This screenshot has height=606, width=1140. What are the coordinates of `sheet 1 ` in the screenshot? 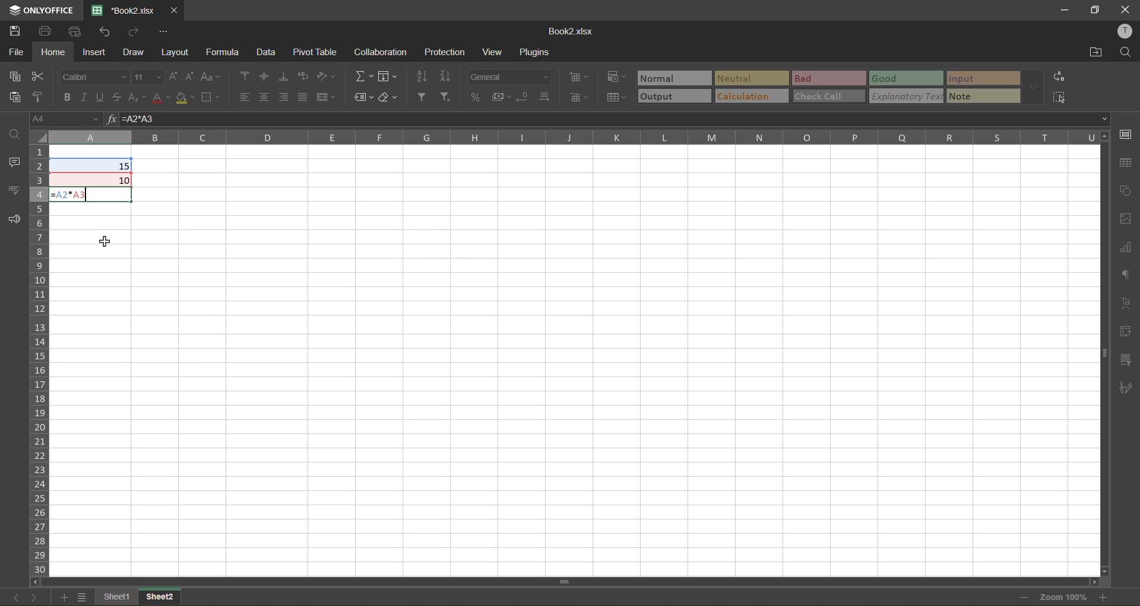 It's located at (112, 597).